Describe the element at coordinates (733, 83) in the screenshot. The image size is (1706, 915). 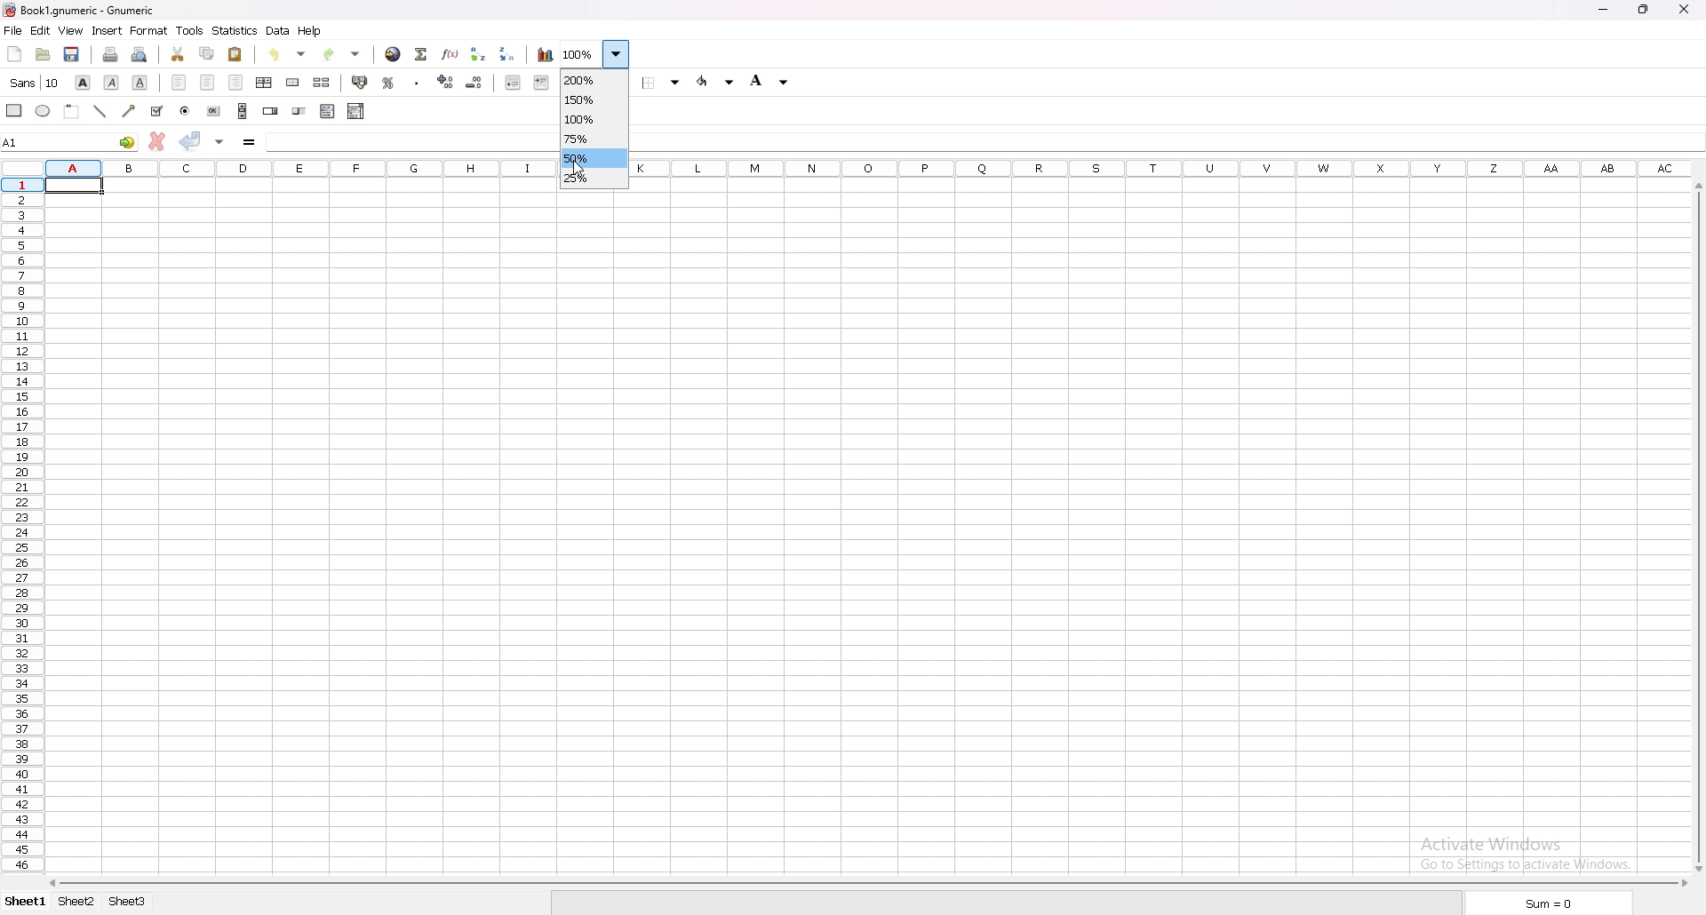
I see `Drop down` at that location.